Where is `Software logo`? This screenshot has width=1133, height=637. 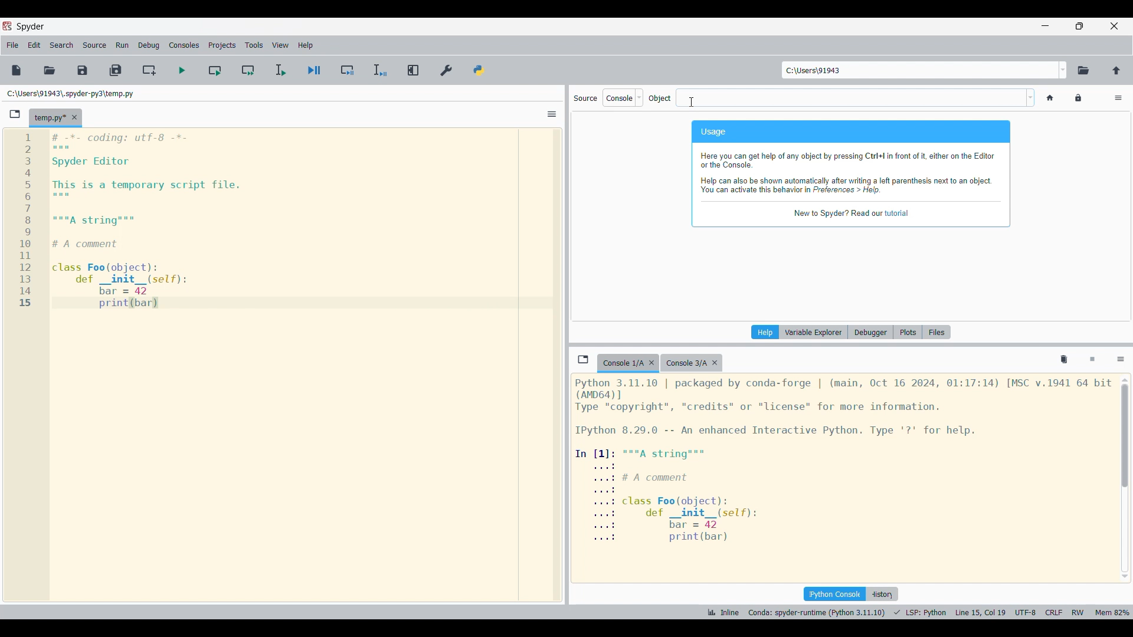
Software logo is located at coordinates (31, 27).